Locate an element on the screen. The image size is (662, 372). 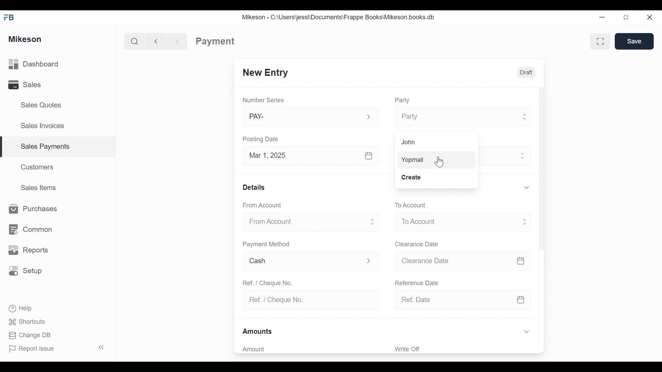
Search is located at coordinates (132, 41).